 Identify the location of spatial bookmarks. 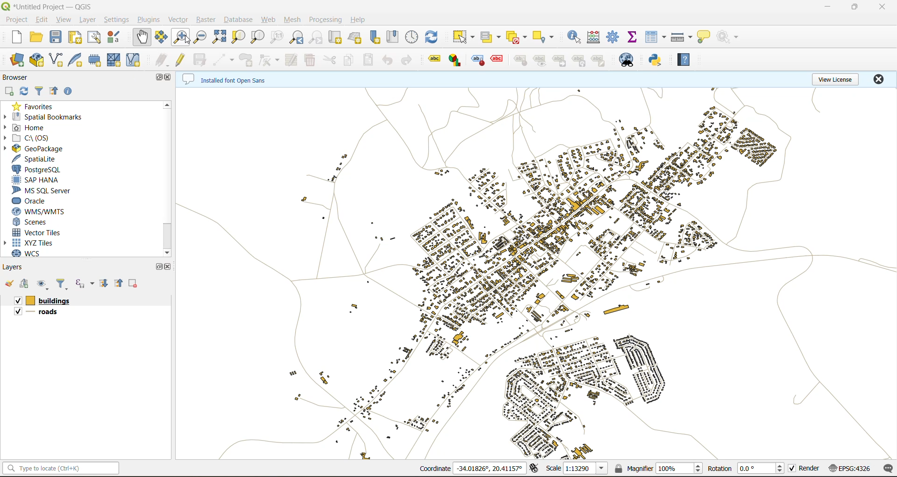
(46, 117).